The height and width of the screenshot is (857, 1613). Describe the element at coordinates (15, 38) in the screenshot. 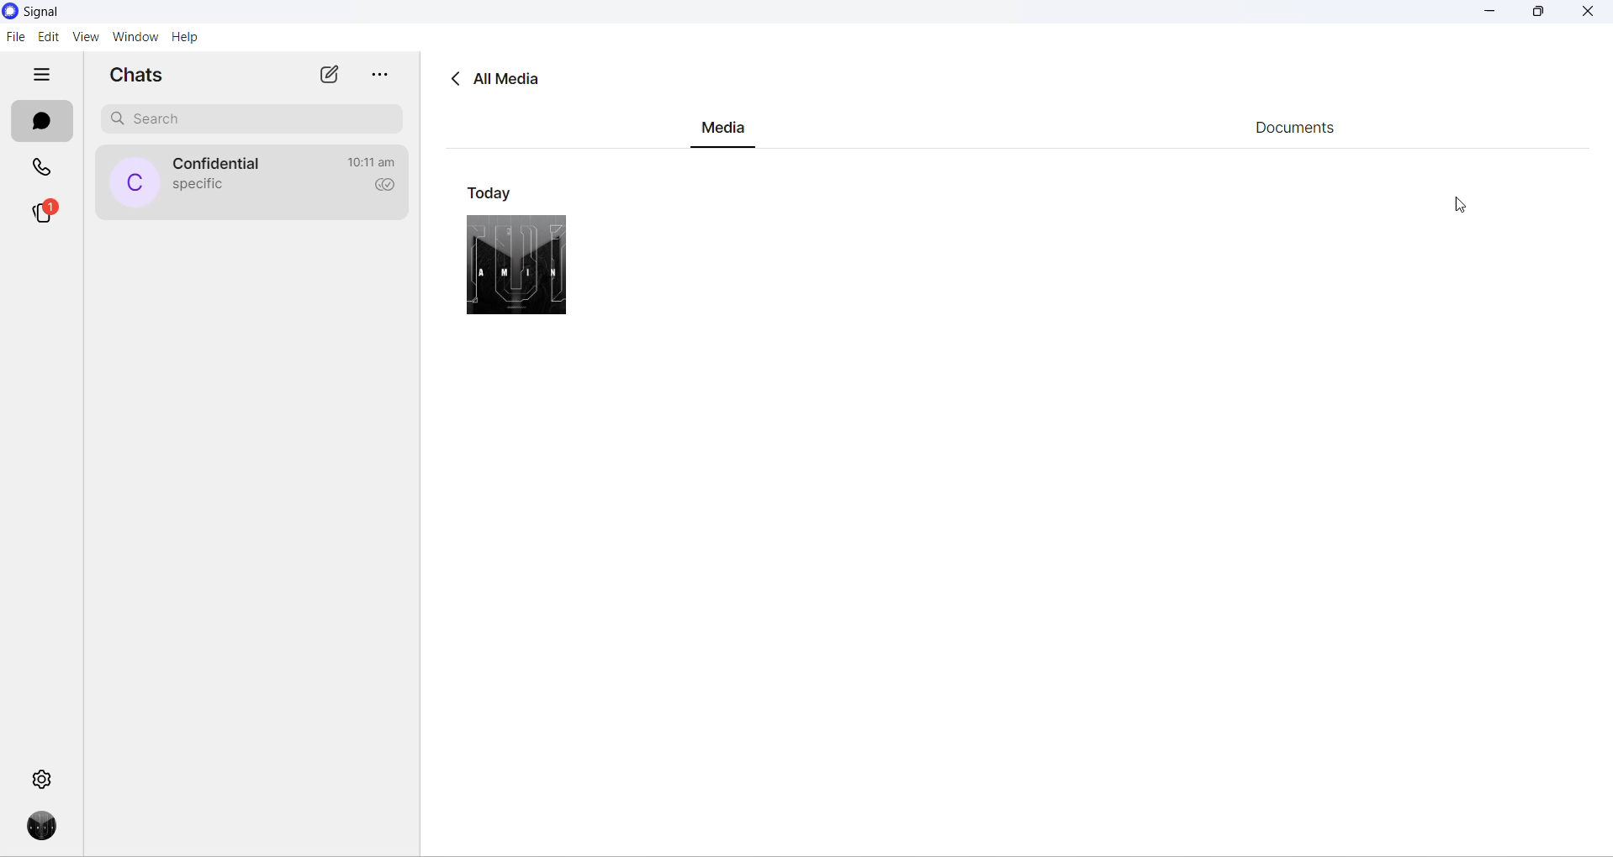

I see `file` at that location.